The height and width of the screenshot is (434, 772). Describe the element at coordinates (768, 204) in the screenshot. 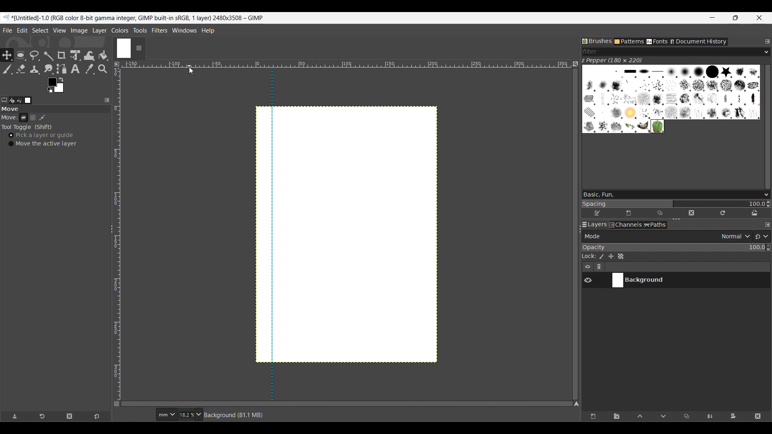

I see `Increase/Decrease spacing` at that location.